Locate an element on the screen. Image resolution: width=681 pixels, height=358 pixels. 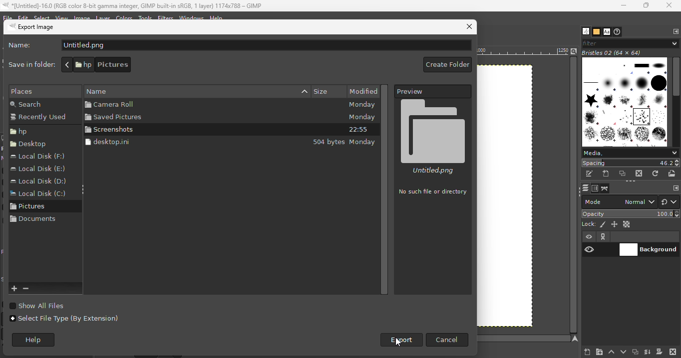
Grid is located at coordinates (514, 199).